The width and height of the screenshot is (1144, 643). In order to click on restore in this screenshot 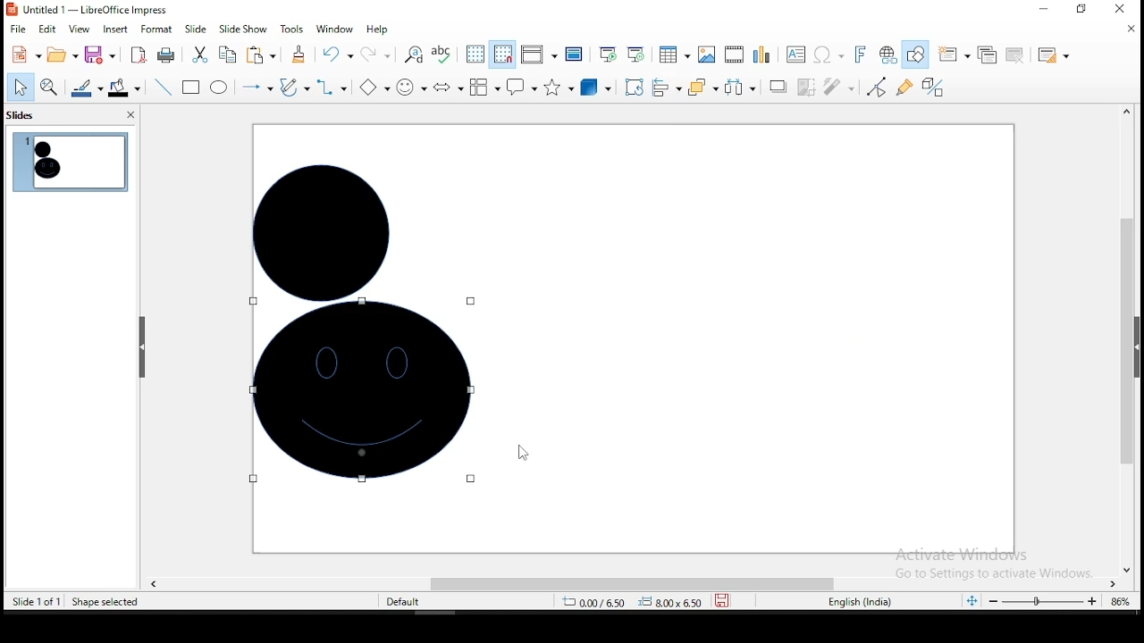, I will do `click(1081, 11)`.